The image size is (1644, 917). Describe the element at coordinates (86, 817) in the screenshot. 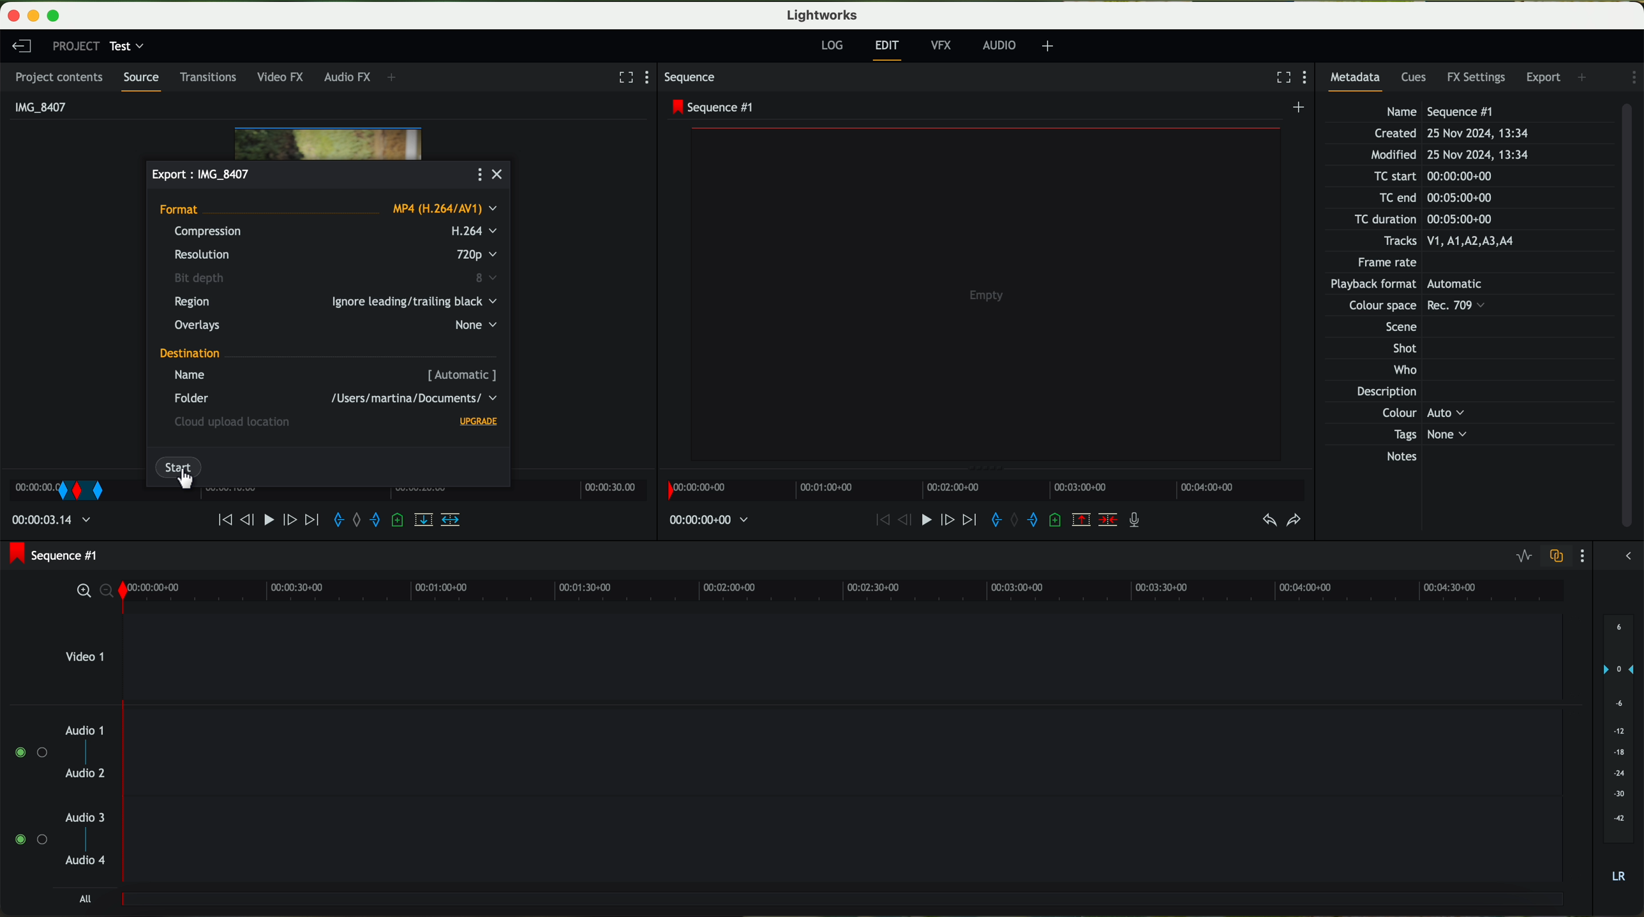

I see `audio 3` at that location.